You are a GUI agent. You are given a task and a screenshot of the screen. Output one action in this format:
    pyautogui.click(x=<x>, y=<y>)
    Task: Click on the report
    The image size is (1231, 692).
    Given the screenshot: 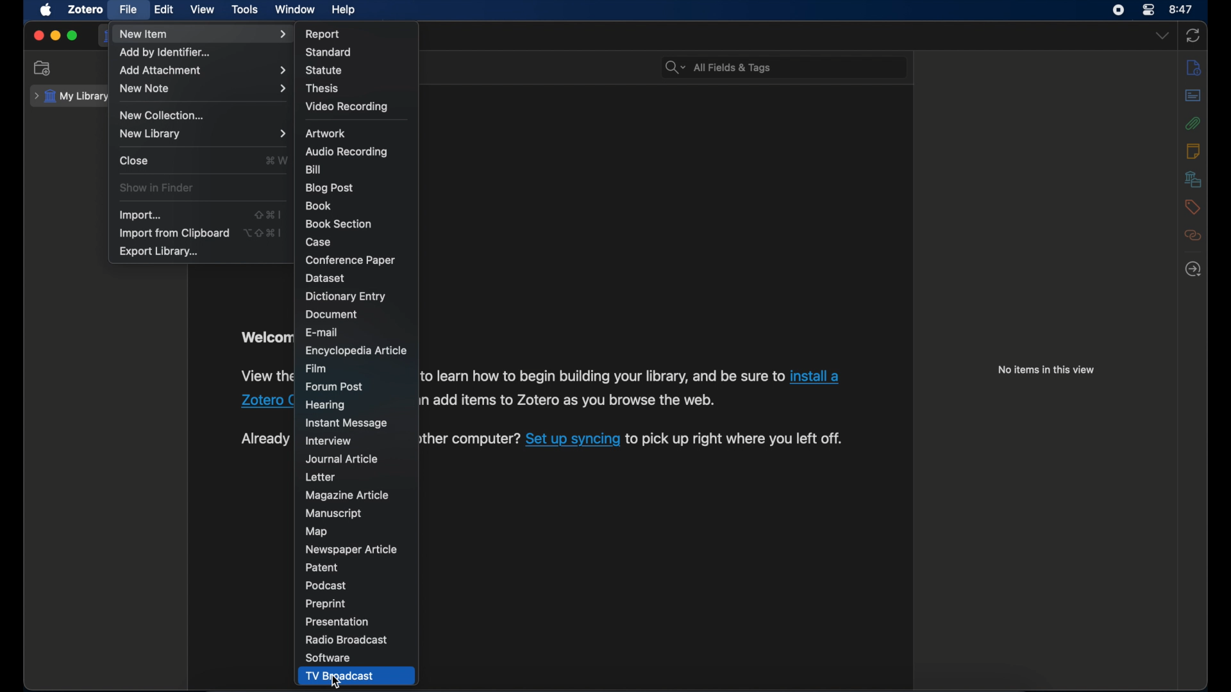 What is the action you would take?
    pyautogui.click(x=324, y=34)
    